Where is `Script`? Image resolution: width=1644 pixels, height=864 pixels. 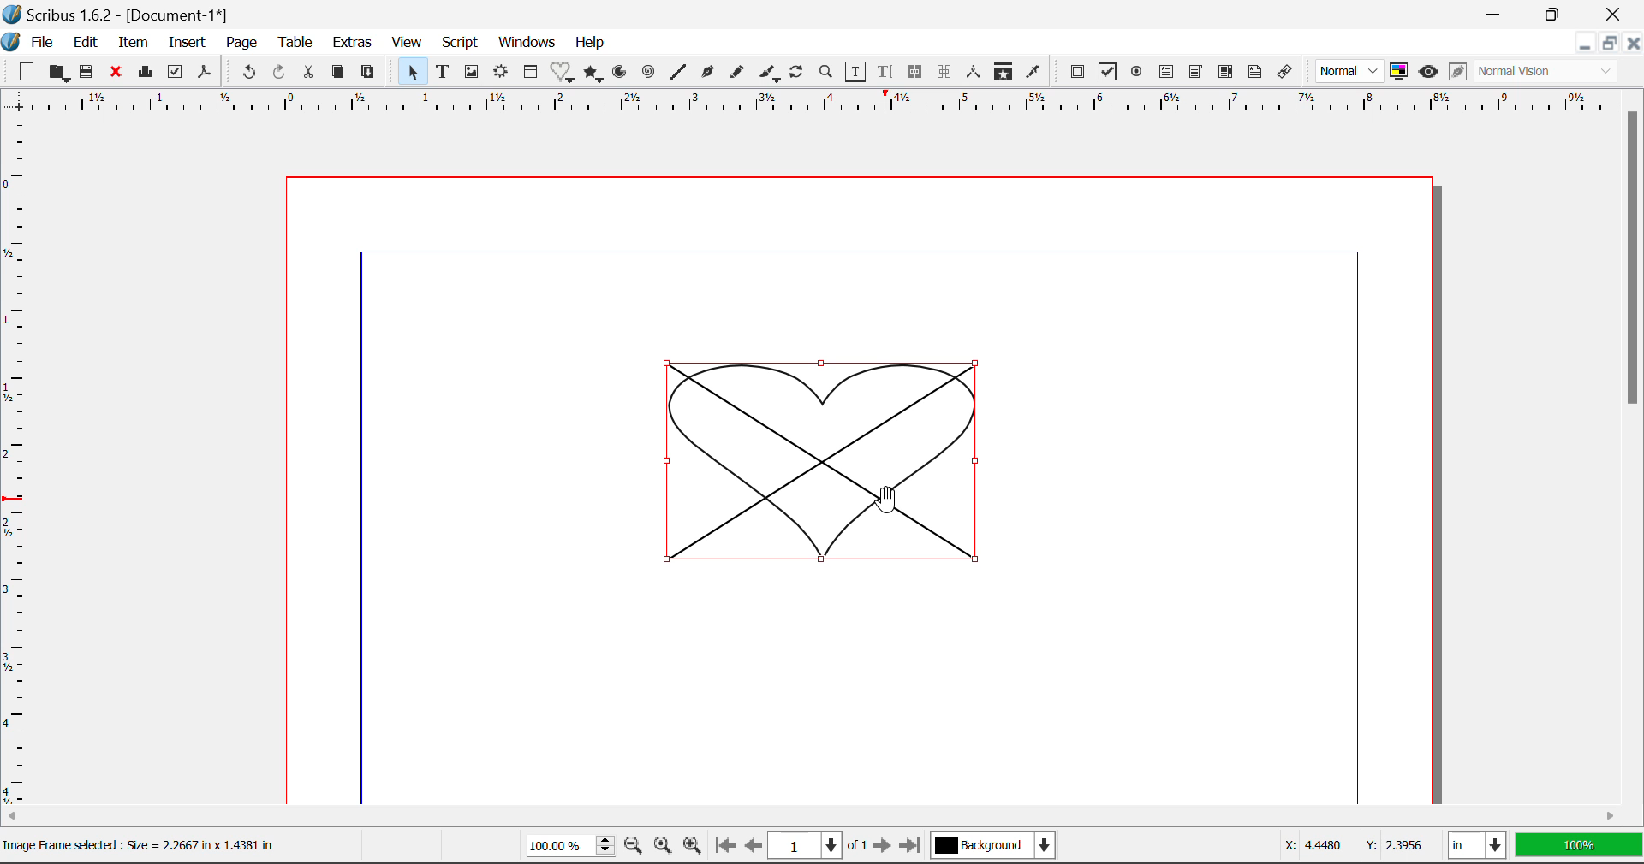 Script is located at coordinates (459, 44).